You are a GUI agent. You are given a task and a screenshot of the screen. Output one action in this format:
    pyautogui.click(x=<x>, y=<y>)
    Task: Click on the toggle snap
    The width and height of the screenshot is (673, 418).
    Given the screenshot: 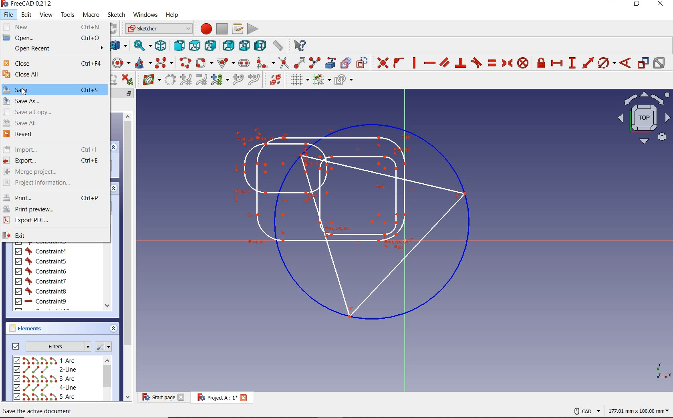 What is the action you would take?
    pyautogui.click(x=320, y=80)
    